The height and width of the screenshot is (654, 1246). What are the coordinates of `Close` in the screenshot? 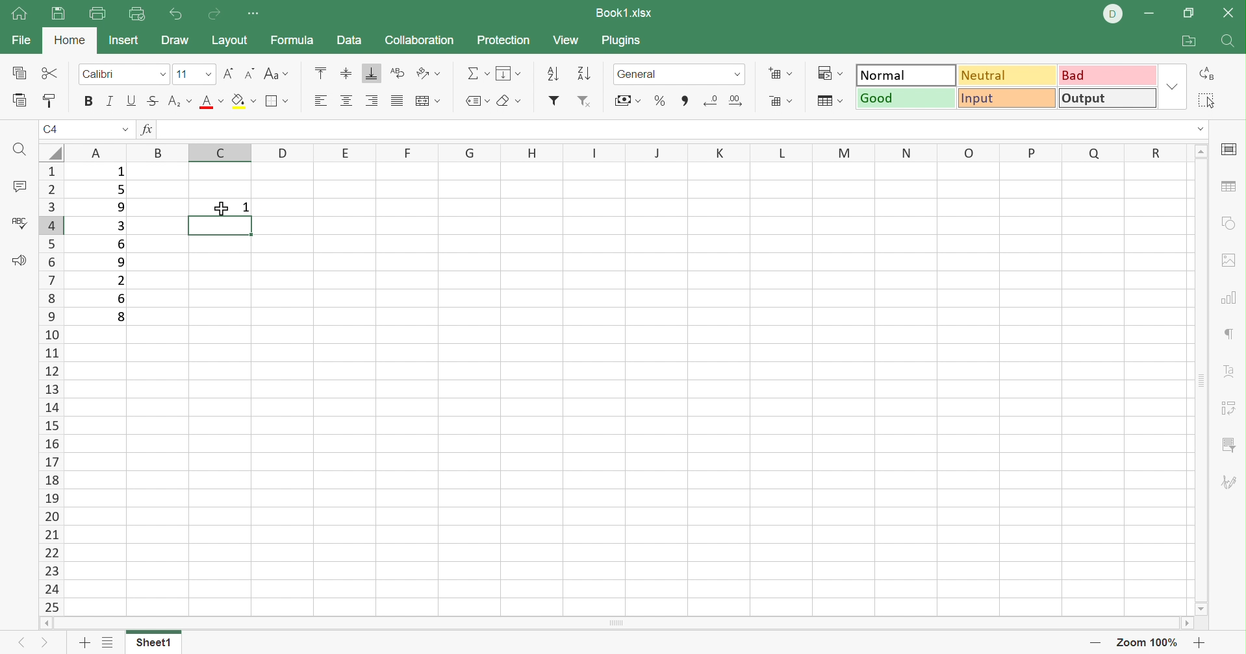 It's located at (1230, 14).